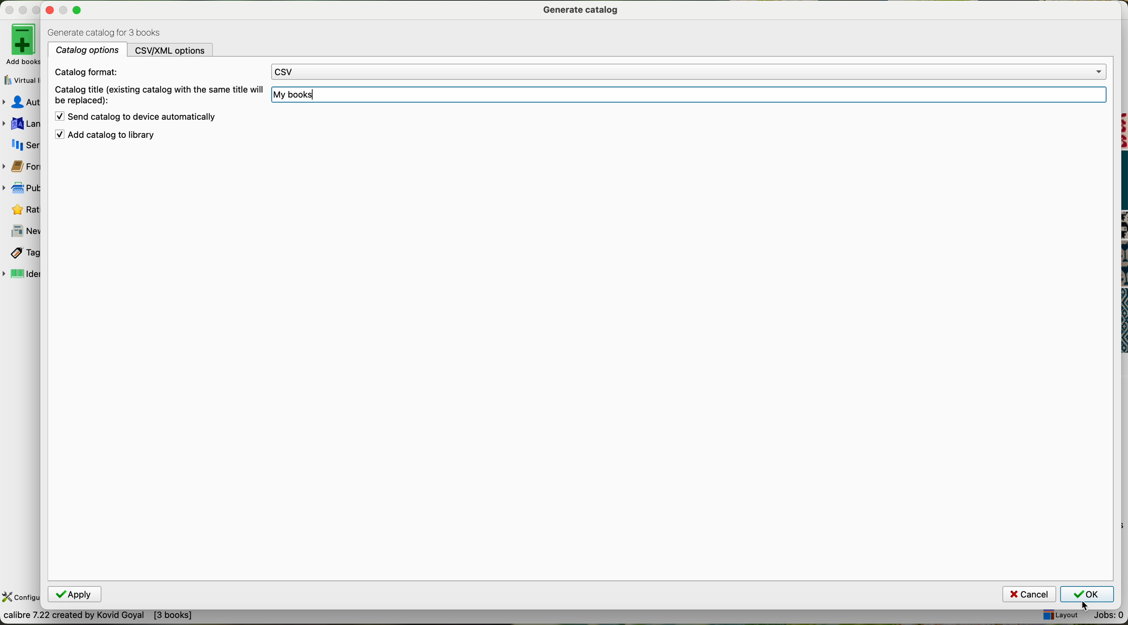  Describe the element at coordinates (687, 94) in the screenshot. I see `My book` at that location.